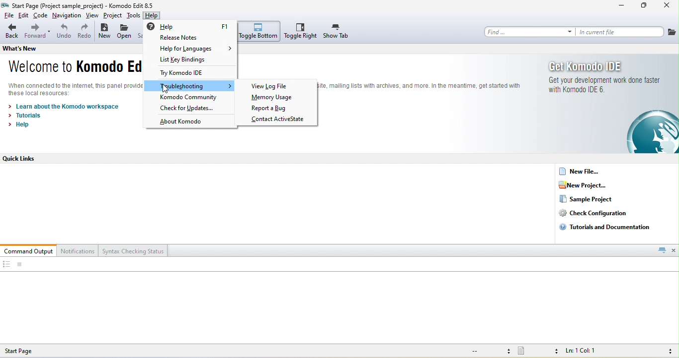 This screenshot has height=358, width=679. I want to click on list key bindings, so click(193, 60).